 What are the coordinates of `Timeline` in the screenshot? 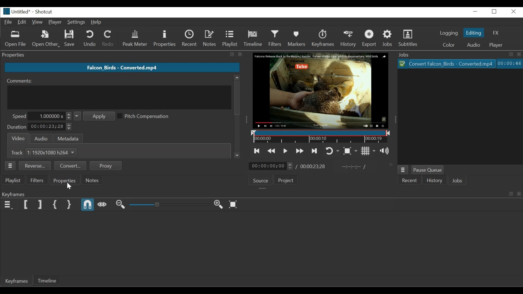 It's located at (320, 136).